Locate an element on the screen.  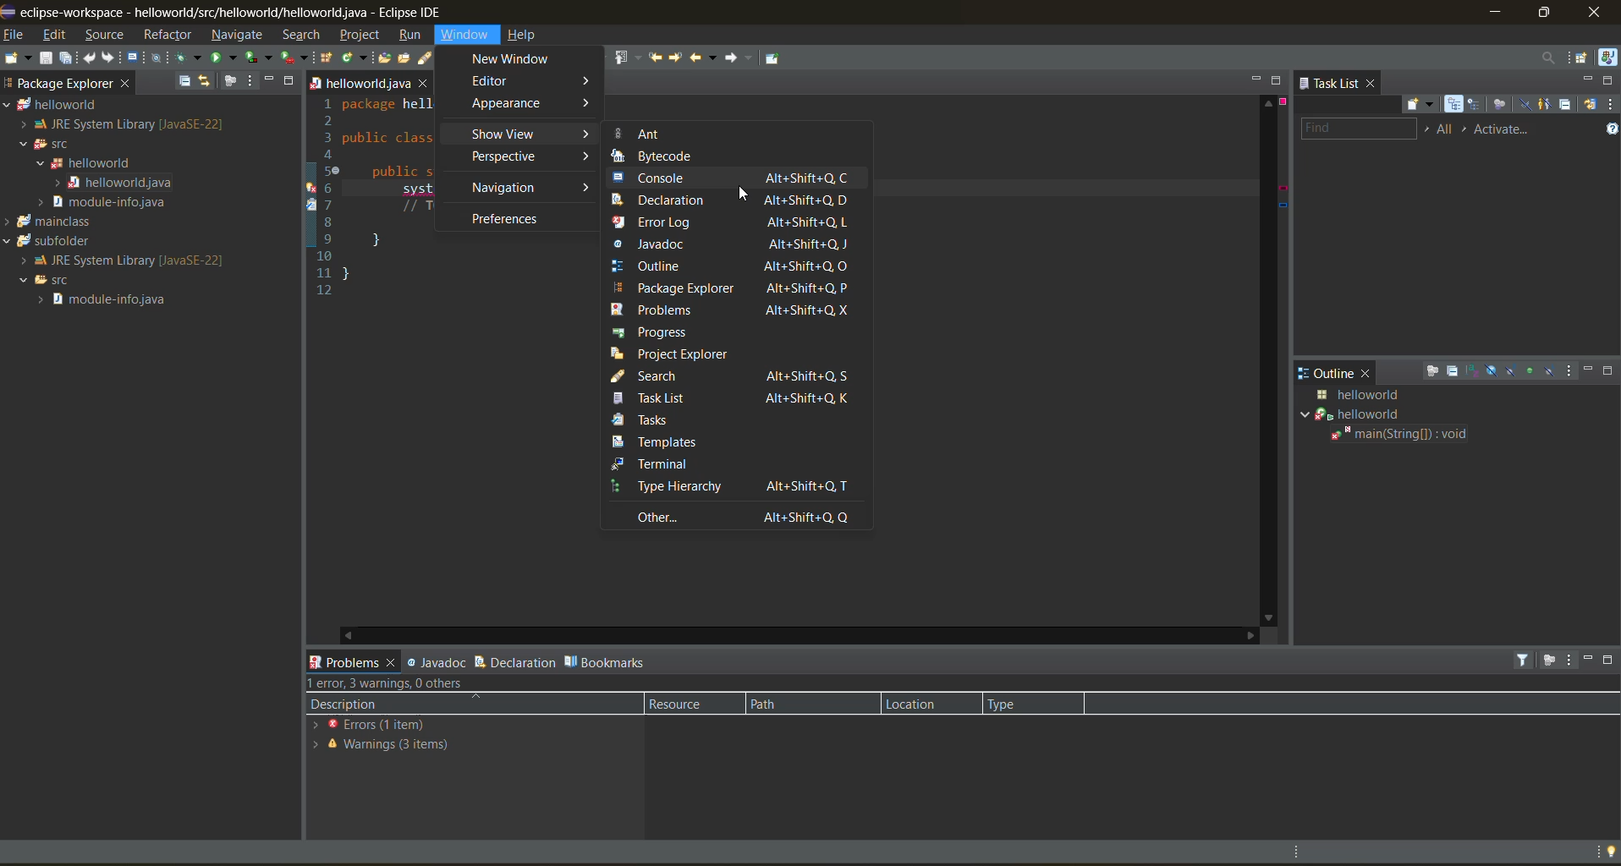
show whitespace characters is located at coordinates (561, 60).